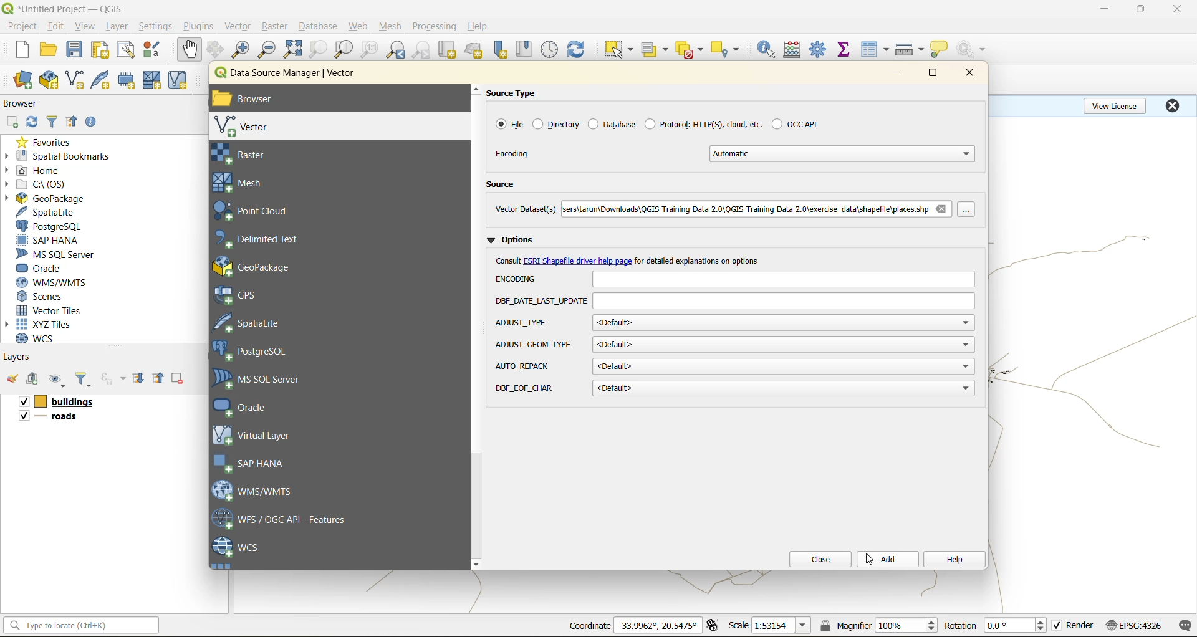 The height and width of the screenshot is (637, 1197). I want to click on processing, so click(435, 27).